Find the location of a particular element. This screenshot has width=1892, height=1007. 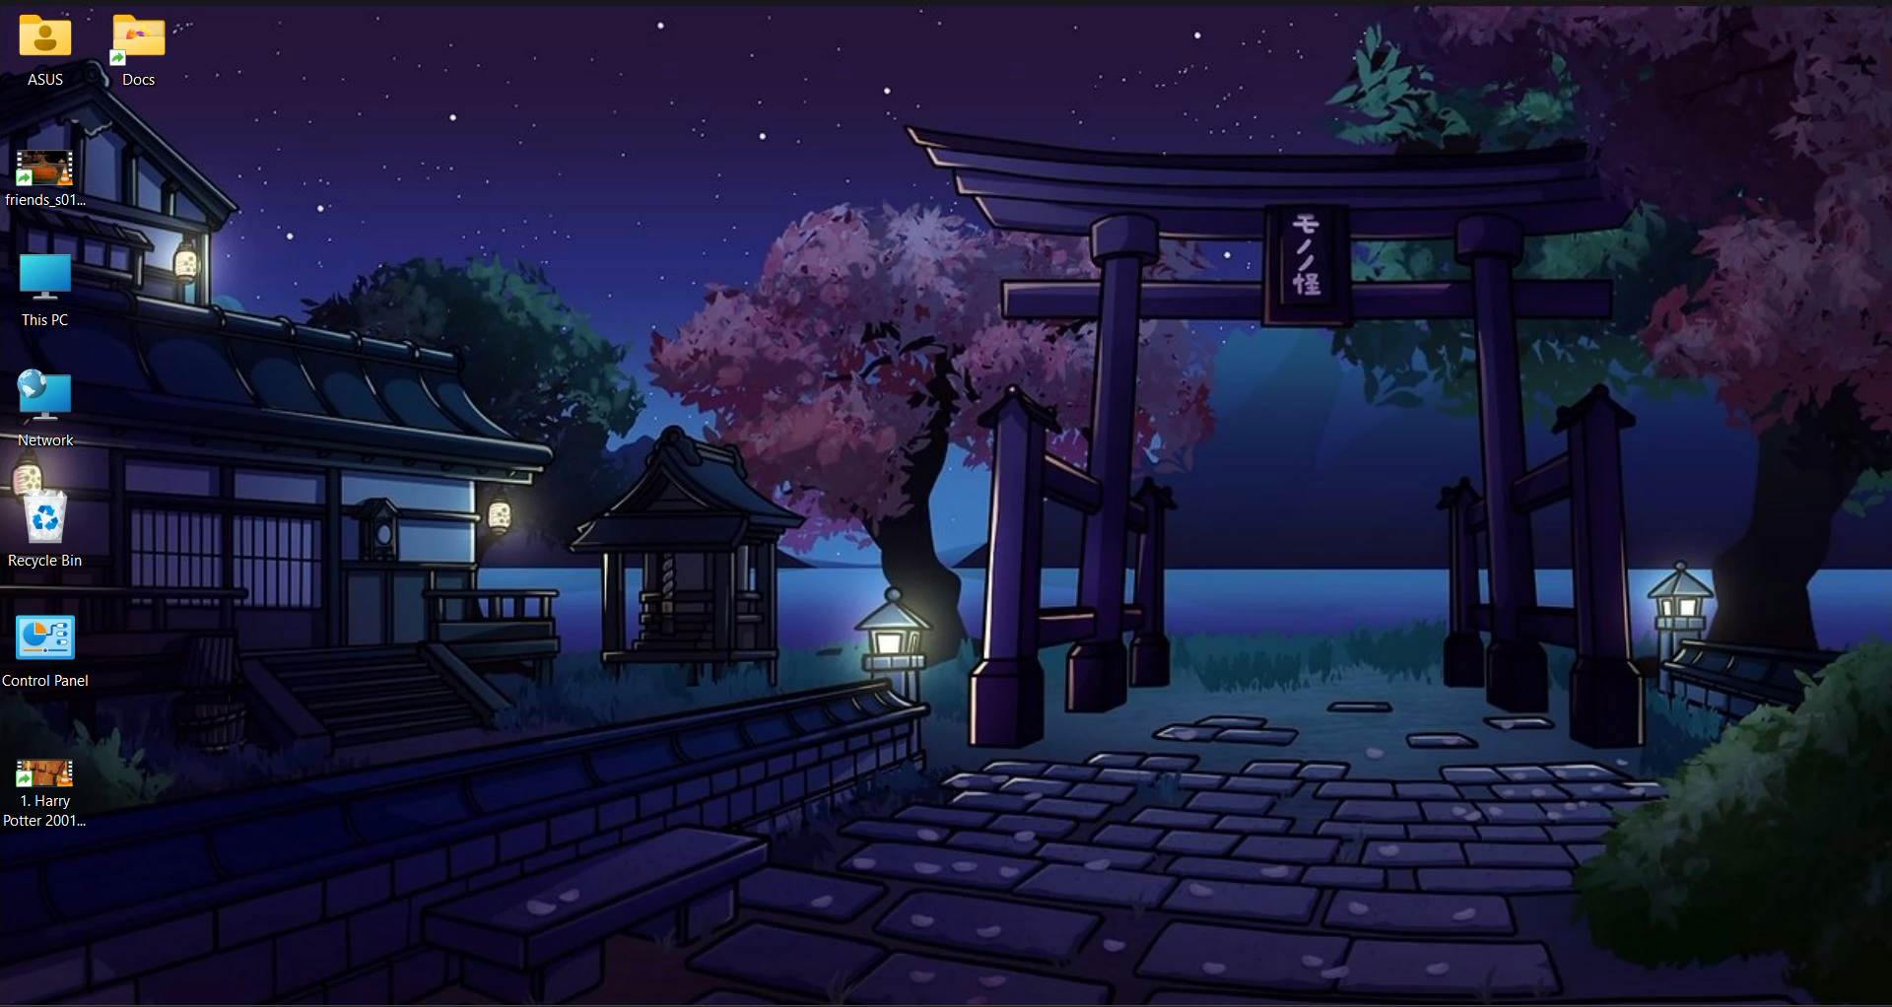

[LB
friends_s01 is located at coordinates (55, 177).